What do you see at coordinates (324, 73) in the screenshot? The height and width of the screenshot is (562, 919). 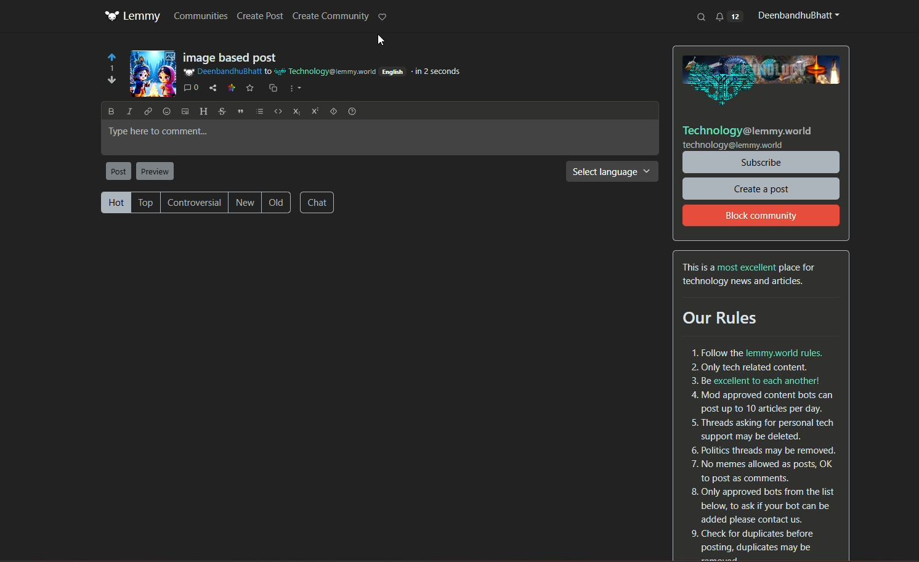 I see `DeenbandhuBhatt to ‘# Technology@lemmy.world English  - In 2 seconds` at bounding box center [324, 73].